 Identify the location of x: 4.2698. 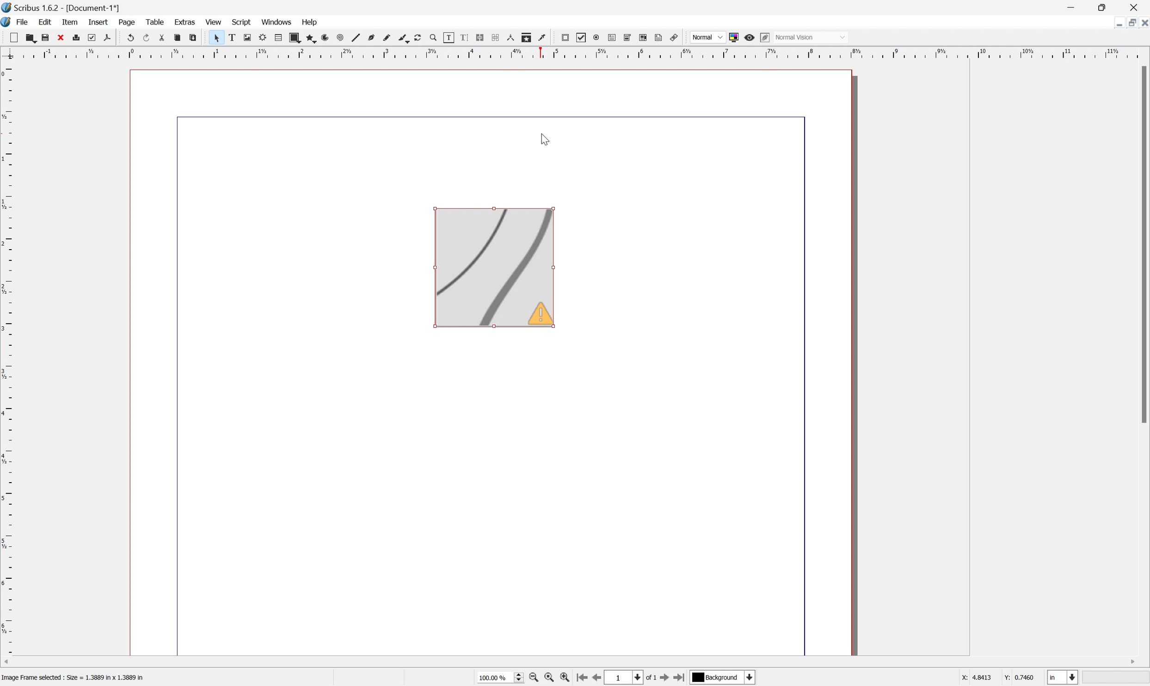
(974, 678).